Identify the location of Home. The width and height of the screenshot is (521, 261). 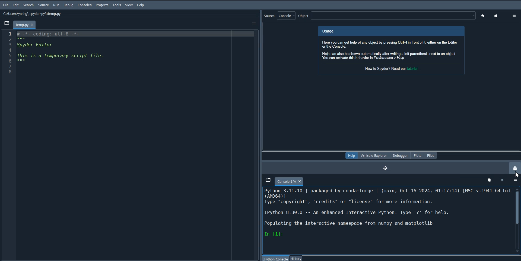
(484, 16).